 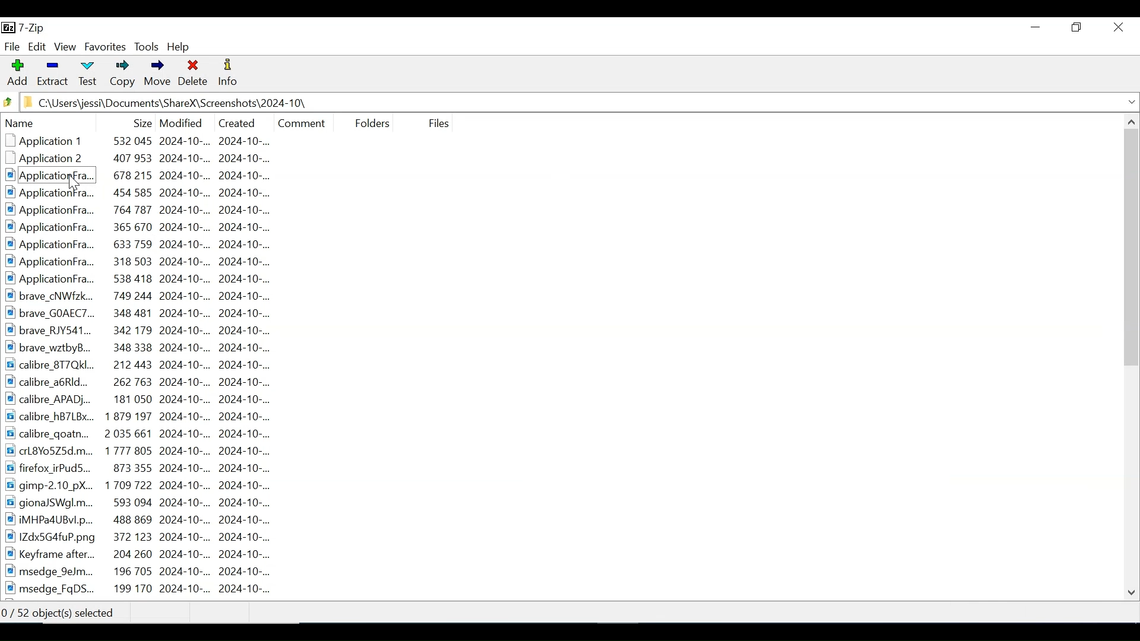 I want to click on C:\Users\jessi\Documents\ShareX\Screenshots\2024-10\, so click(x=175, y=103).